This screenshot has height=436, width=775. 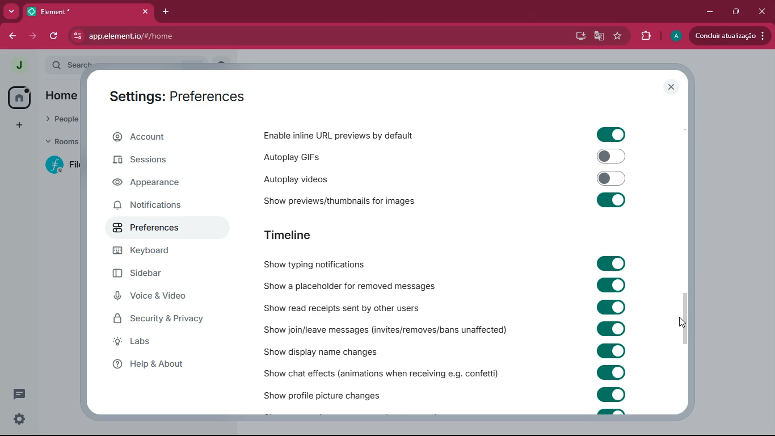 What do you see at coordinates (340, 156) in the screenshot?
I see `autoplay GIFs` at bounding box center [340, 156].